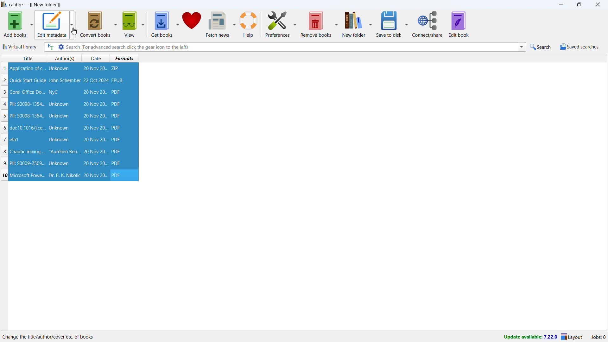 This screenshot has width=608, height=342. I want to click on convert books options, so click(116, 24).